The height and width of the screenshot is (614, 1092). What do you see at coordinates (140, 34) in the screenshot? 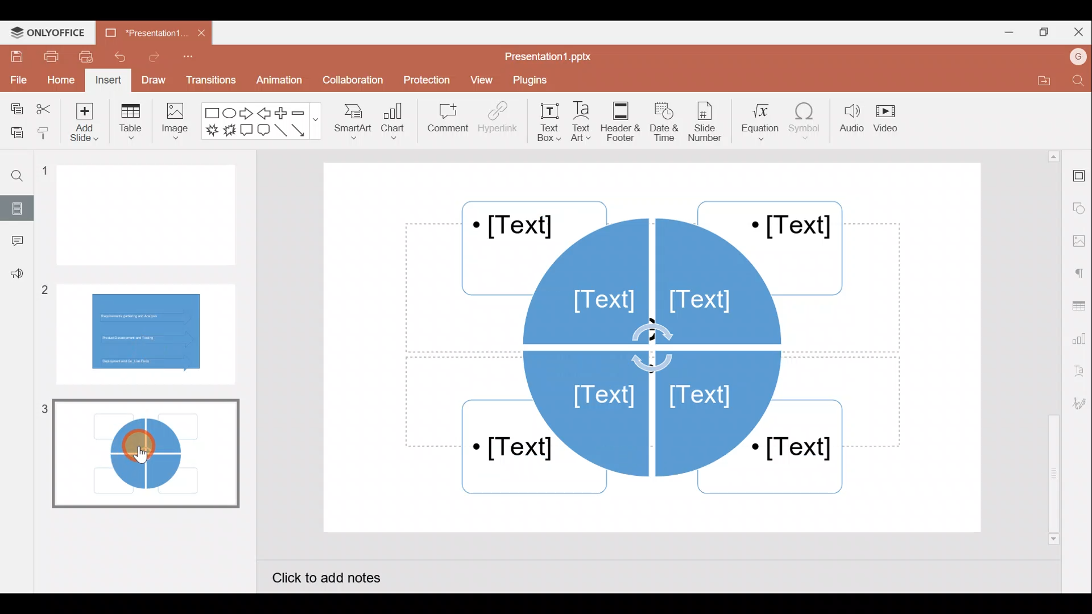
I see `Presentation1.` at bounding box center [140, 34].